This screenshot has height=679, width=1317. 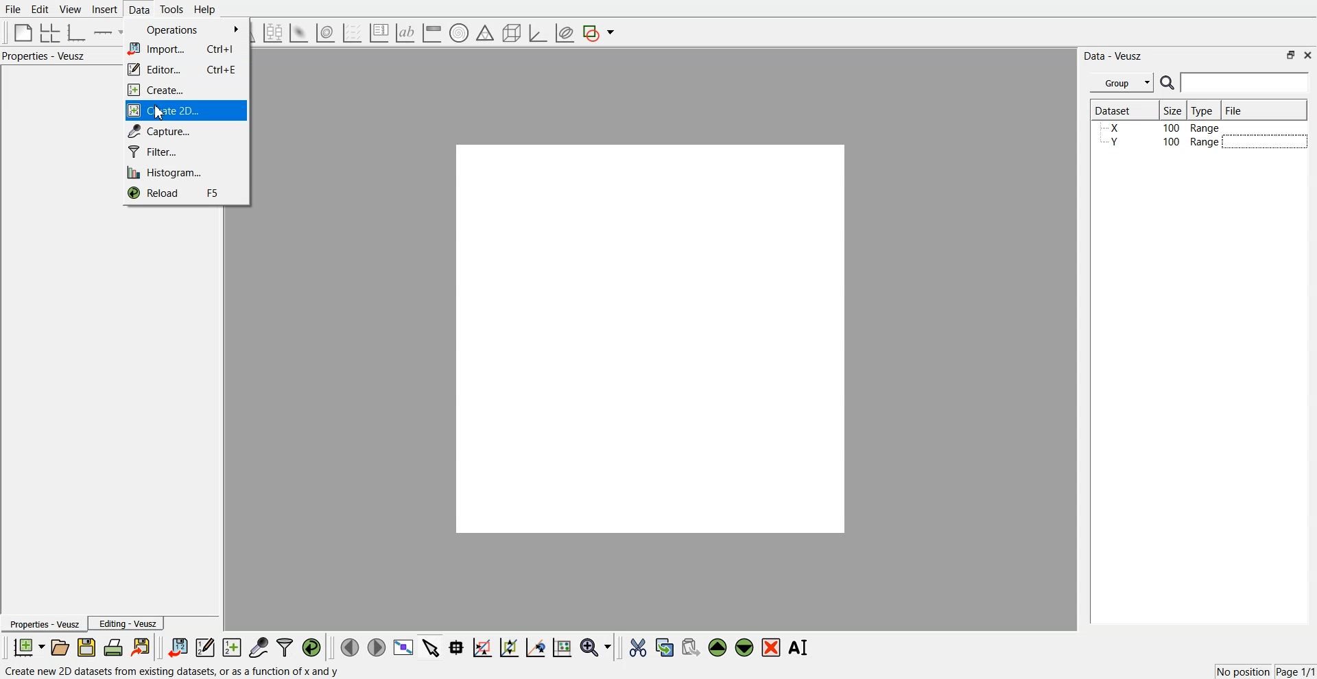 What do you see at coordinates (745, 647) in the screenshot?
I see `Move down the selected widget` at bounding box center [745, 647].